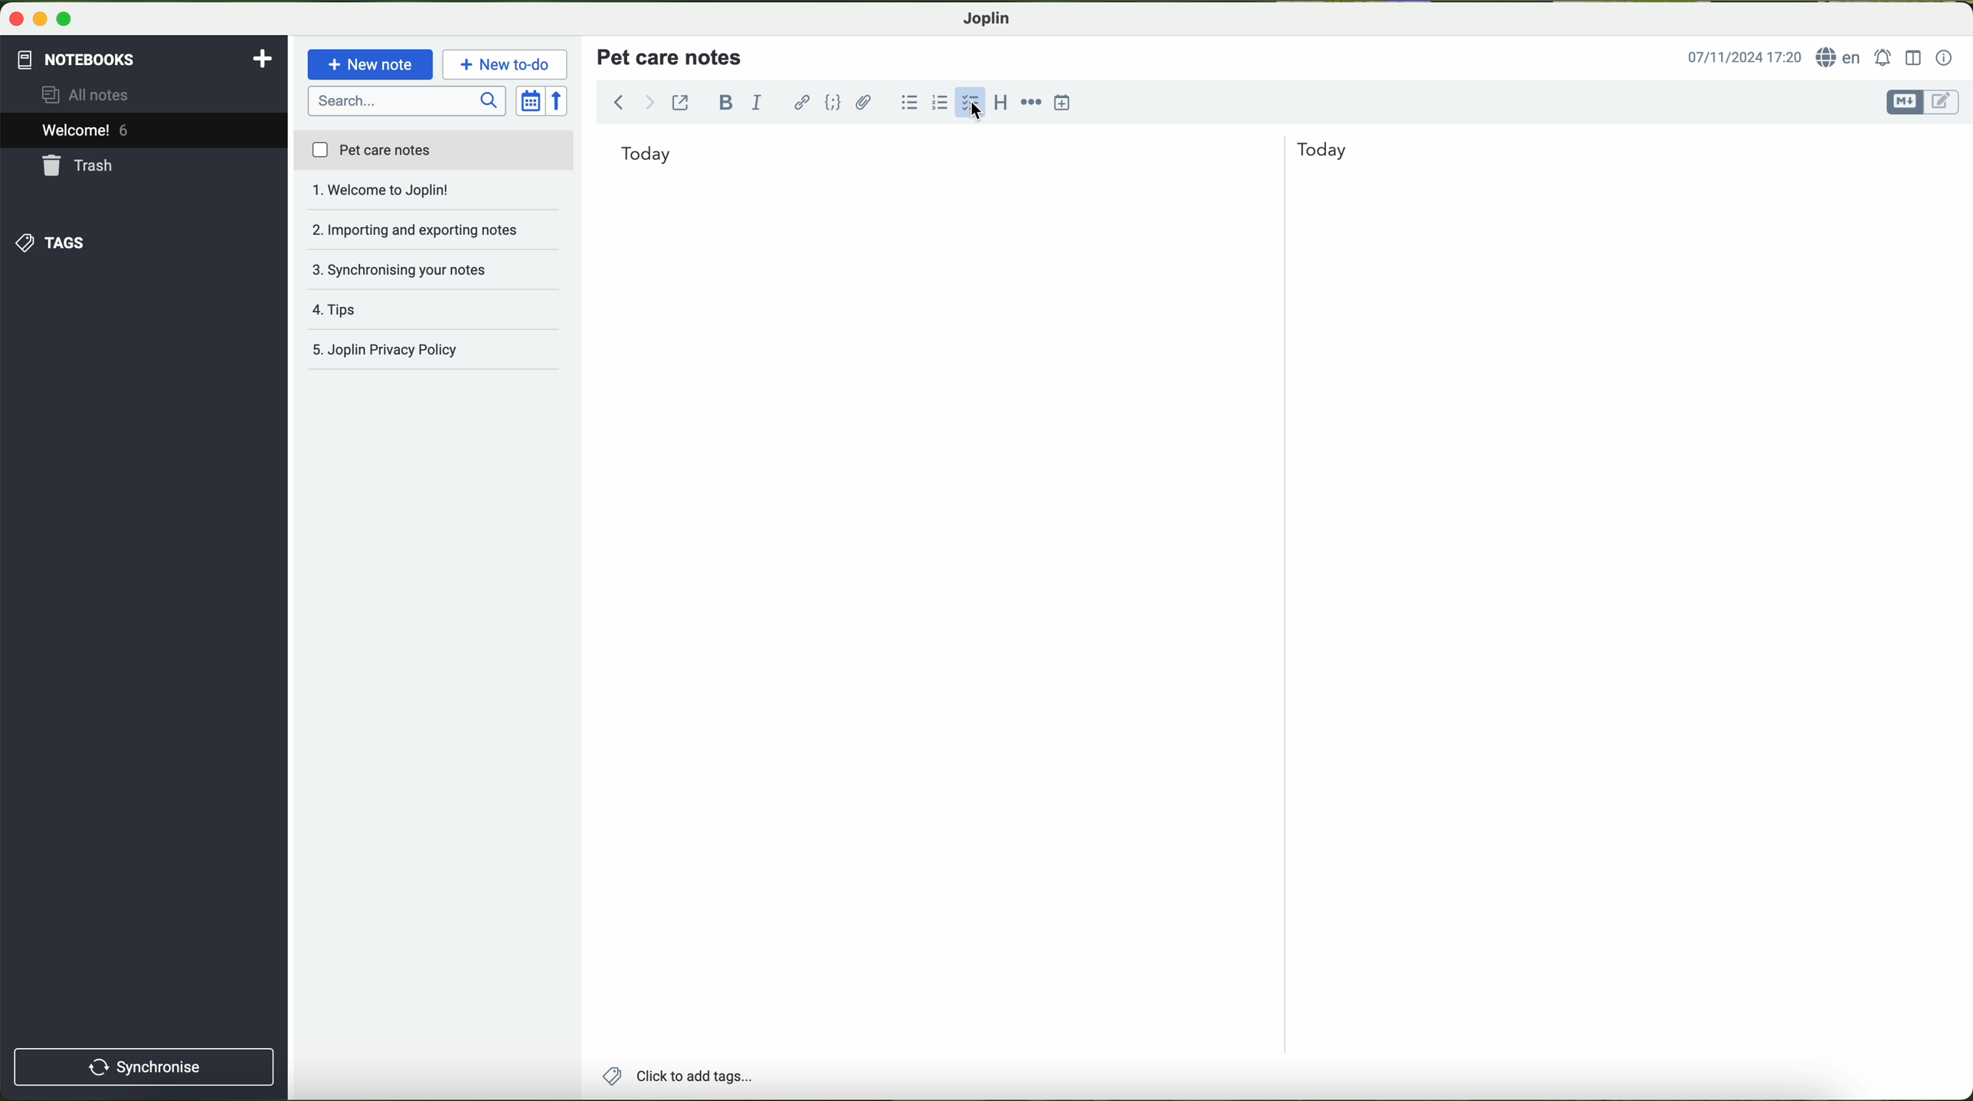 Image resolution: width=1973 pixels, height=1101 pixels. What do you see at coordinates (1914, 57) in the screenshot?
I see `toggle editor layout` at bounding box center [1914, 57].